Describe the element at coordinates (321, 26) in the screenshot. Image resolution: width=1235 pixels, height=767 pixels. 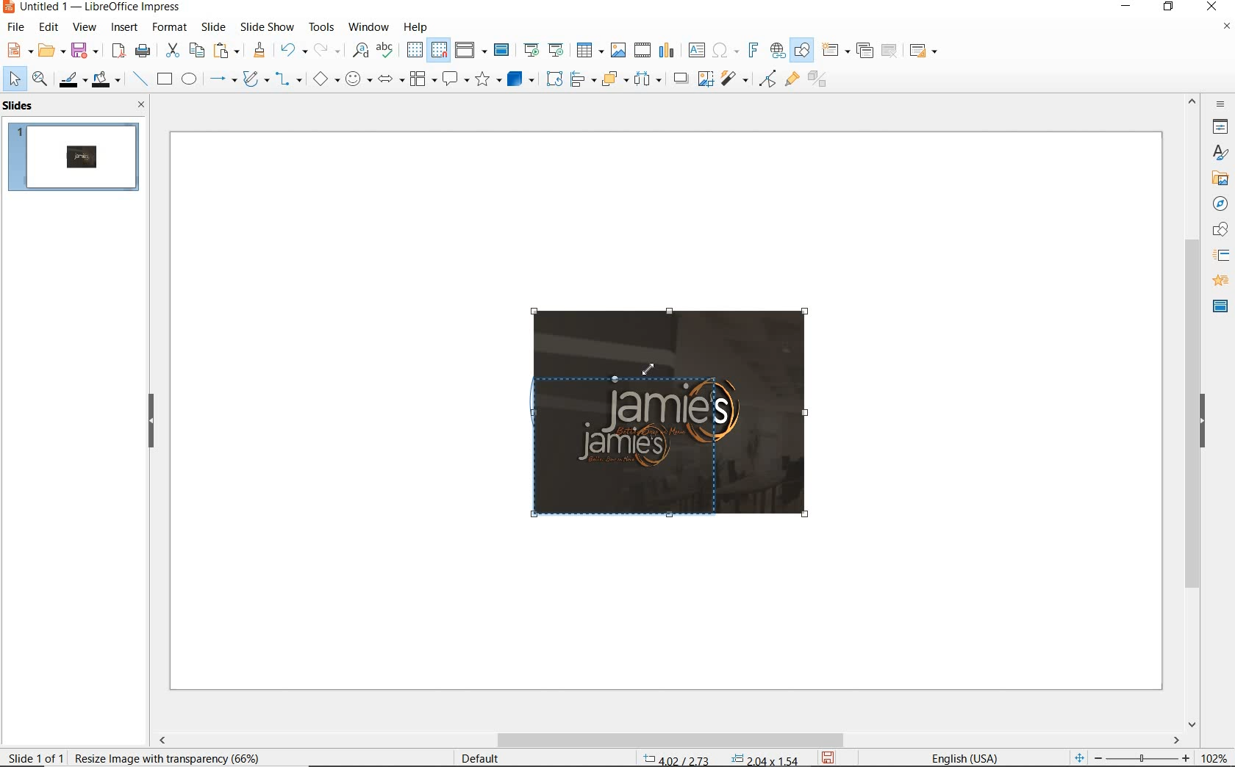
I see `tools` at that location.